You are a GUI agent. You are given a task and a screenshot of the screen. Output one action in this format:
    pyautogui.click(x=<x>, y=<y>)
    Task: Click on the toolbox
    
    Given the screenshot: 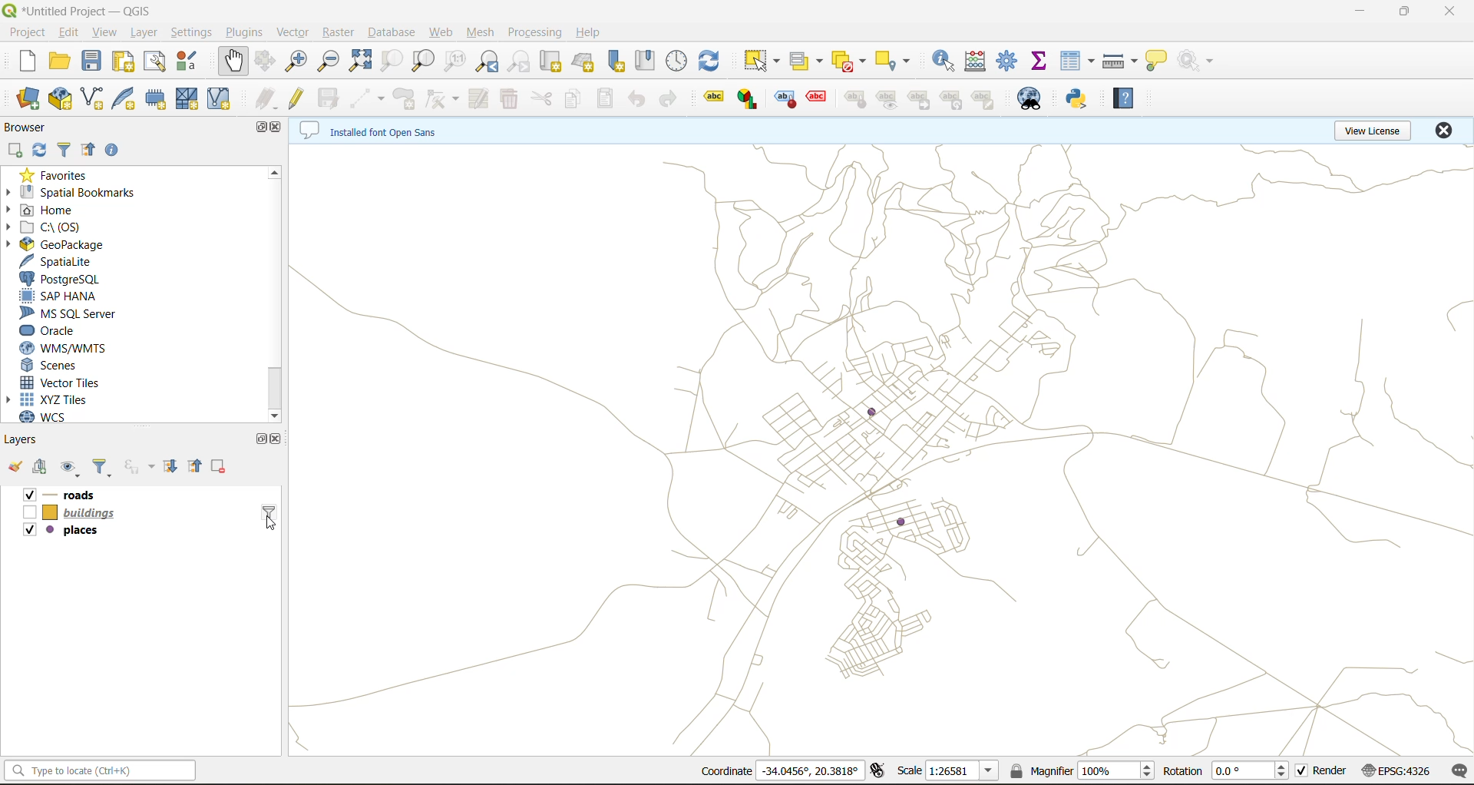 What is the action you would take?
    pyautogui.click(x=1011, y=64)
    